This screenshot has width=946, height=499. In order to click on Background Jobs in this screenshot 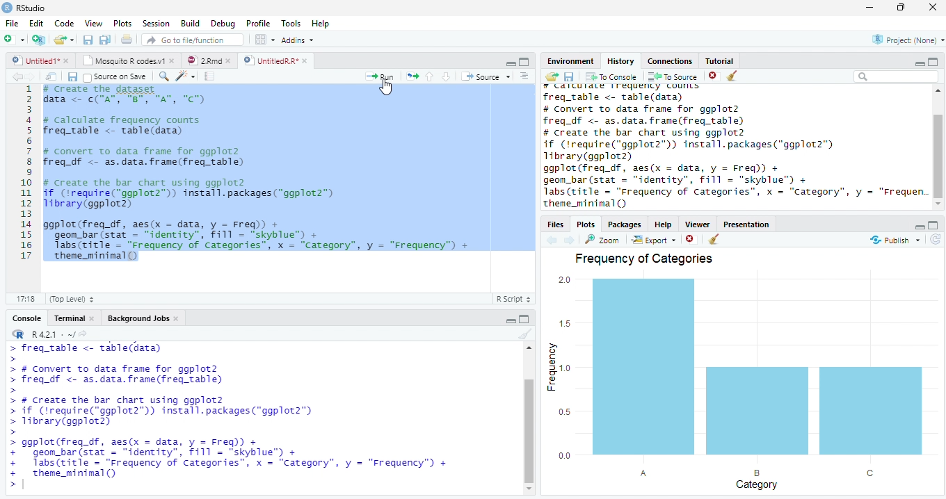, I will do `click(144, 318)`.